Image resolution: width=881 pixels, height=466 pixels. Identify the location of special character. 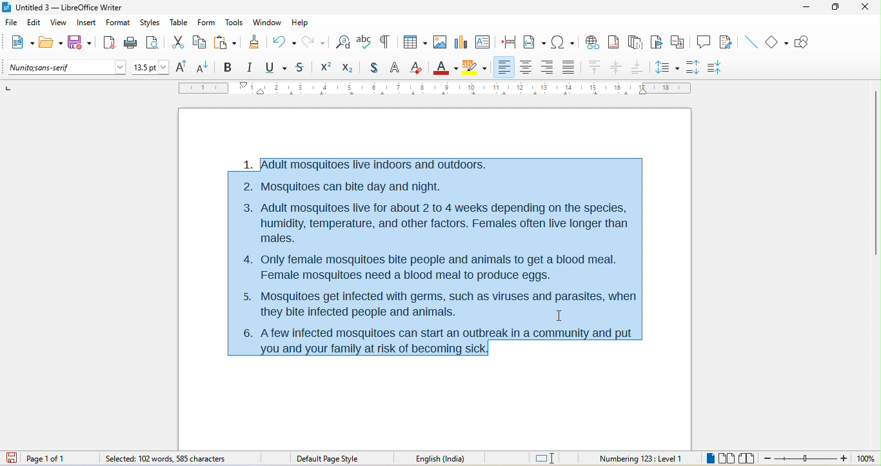
(563, 42).